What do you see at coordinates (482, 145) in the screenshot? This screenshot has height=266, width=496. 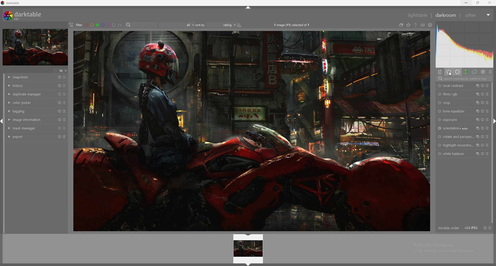 I see `reset` at bounding box center [482, 145].